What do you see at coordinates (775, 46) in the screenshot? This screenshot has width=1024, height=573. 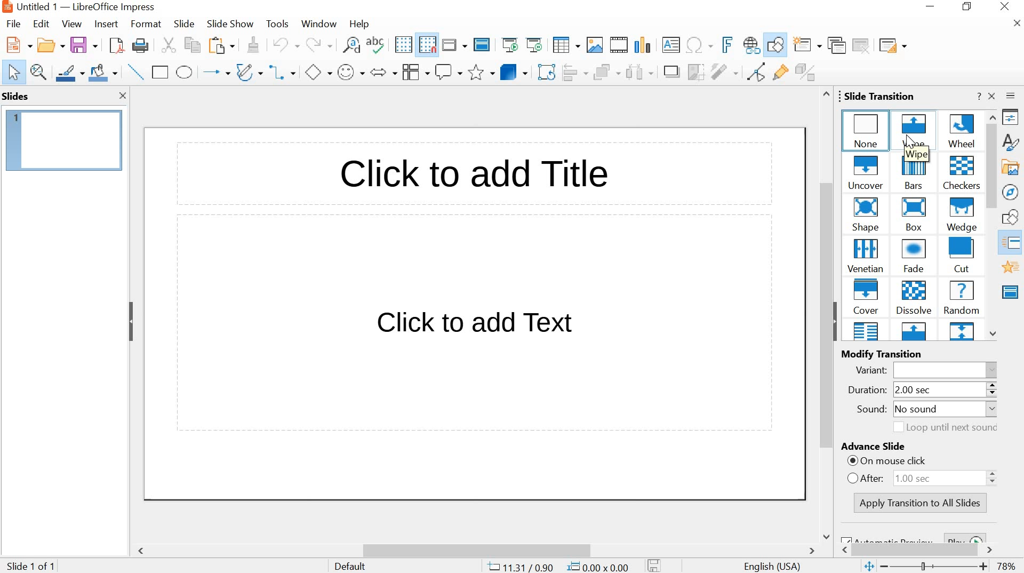 I see `Show draw functions` at bounding box center [775, 46].